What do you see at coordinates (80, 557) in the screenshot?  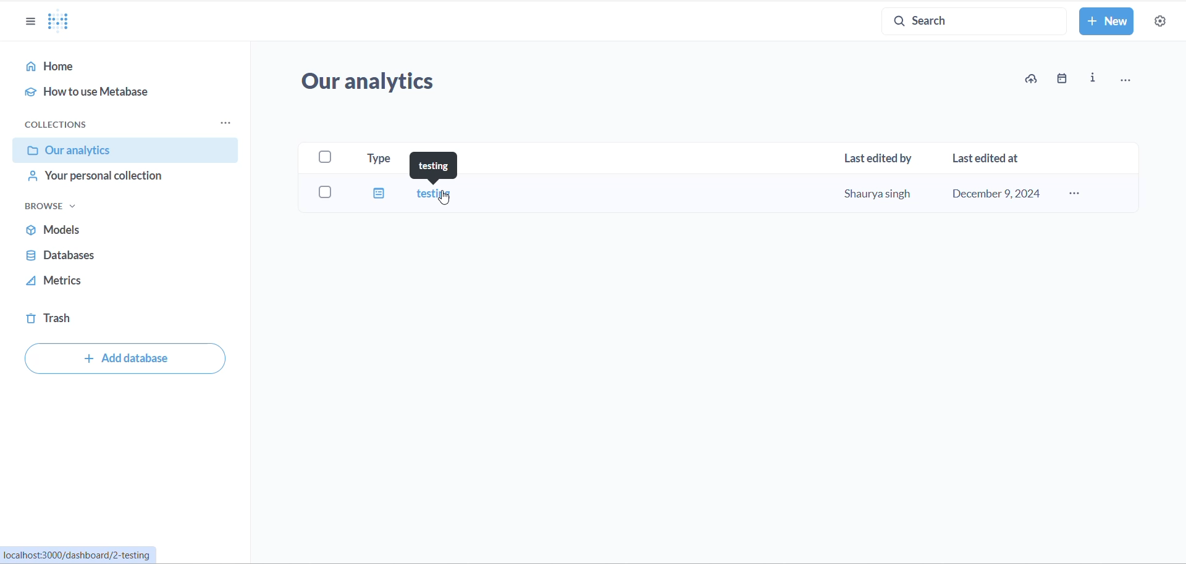 I see `localhost:3000/dashboard/2-testings` at bounding box center [80, 557].